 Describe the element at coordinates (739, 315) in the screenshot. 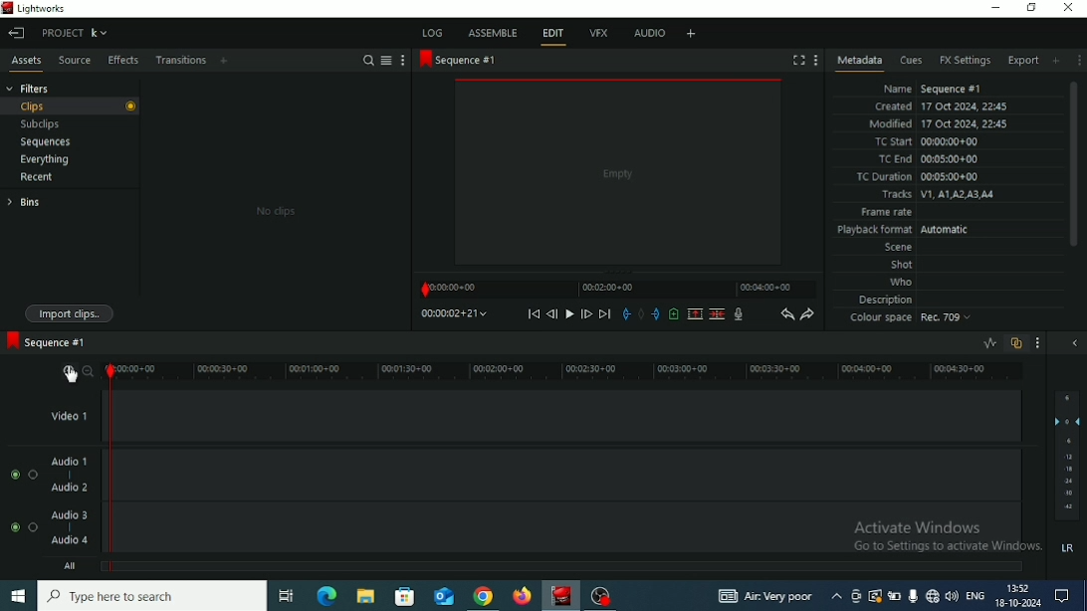

I see `Record a voice-over` at that location.